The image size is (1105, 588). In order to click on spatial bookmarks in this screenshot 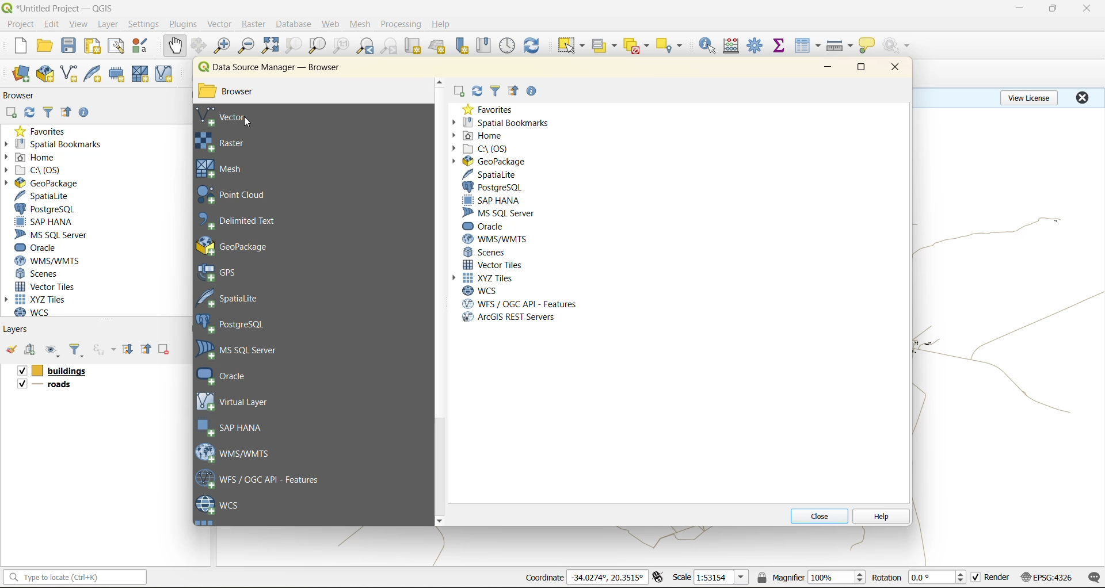, I will do `click(54, 144)`.